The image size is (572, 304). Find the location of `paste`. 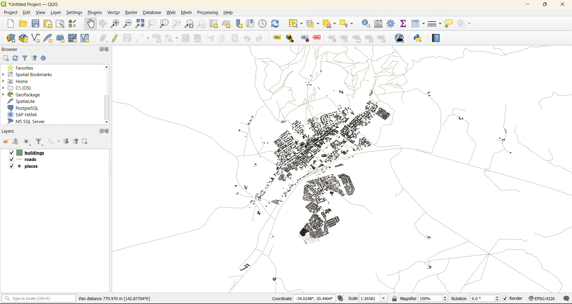

paste is located at coordinates (236, 38).